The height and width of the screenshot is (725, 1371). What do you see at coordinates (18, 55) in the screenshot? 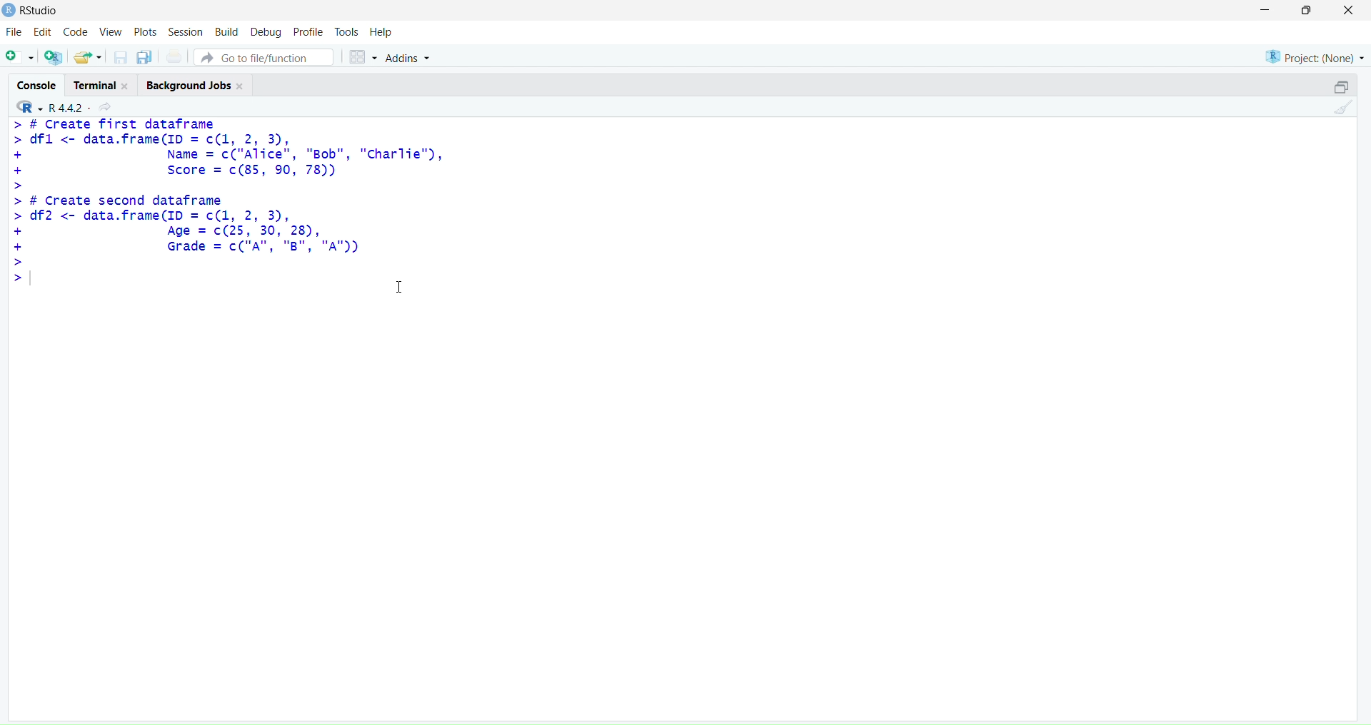
I see `new file` at bounding box center [18, 55].